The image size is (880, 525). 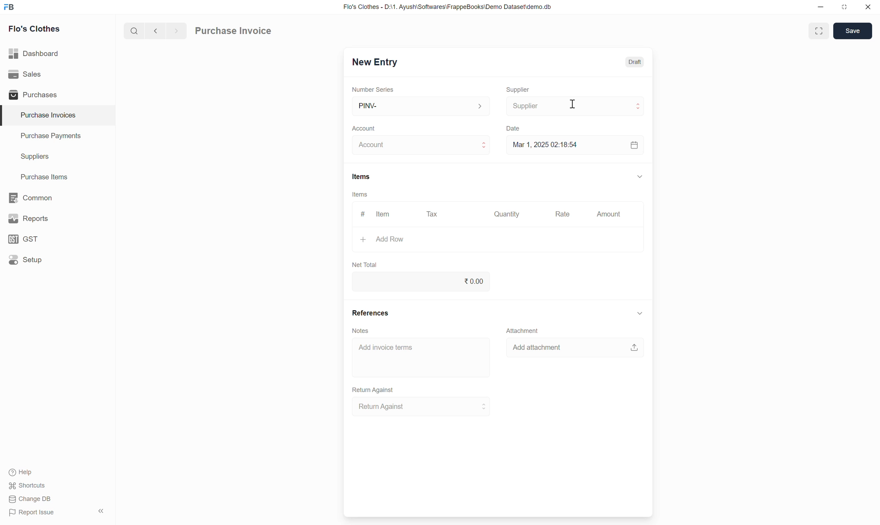 I want to click on Add Row, so click(x=498, y=240).